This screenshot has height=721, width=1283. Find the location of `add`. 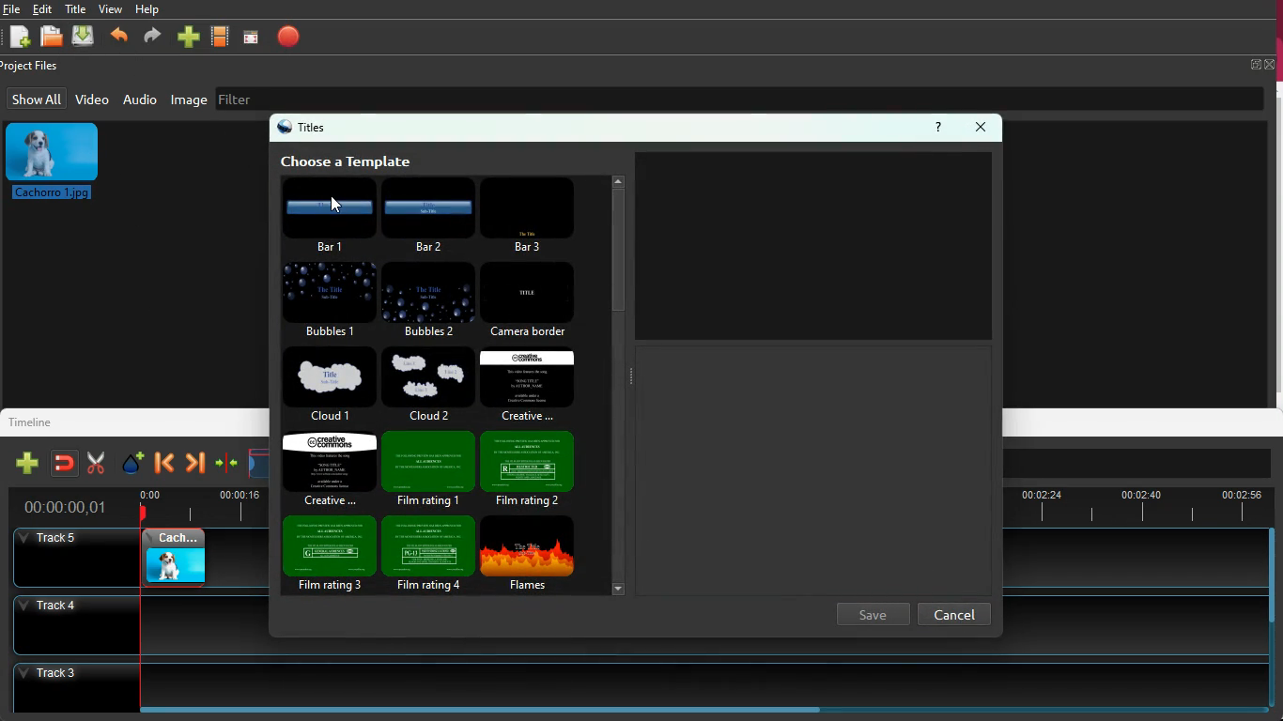

add is located at coordinates (23, 464).